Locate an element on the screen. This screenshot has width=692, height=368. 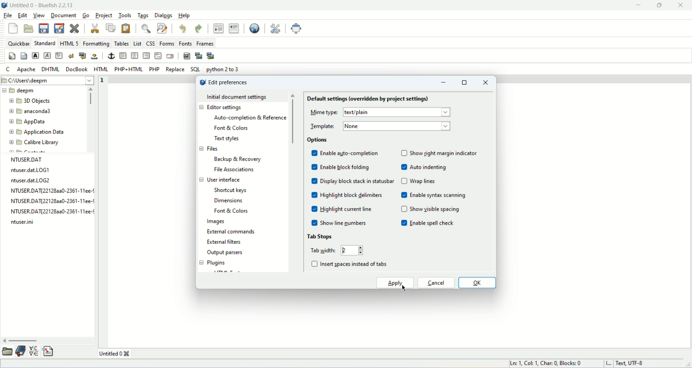
NTUSER.DAT is located at coordinates (26, 159).